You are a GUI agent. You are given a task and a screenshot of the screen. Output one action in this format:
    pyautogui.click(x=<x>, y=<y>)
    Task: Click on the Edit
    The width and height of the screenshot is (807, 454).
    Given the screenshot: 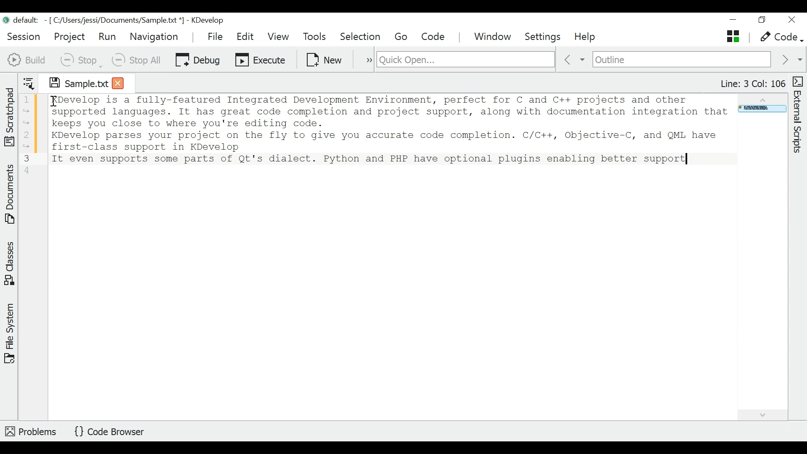 What is the action you would take?
    pyautogui.click(x=246, y=37)
    